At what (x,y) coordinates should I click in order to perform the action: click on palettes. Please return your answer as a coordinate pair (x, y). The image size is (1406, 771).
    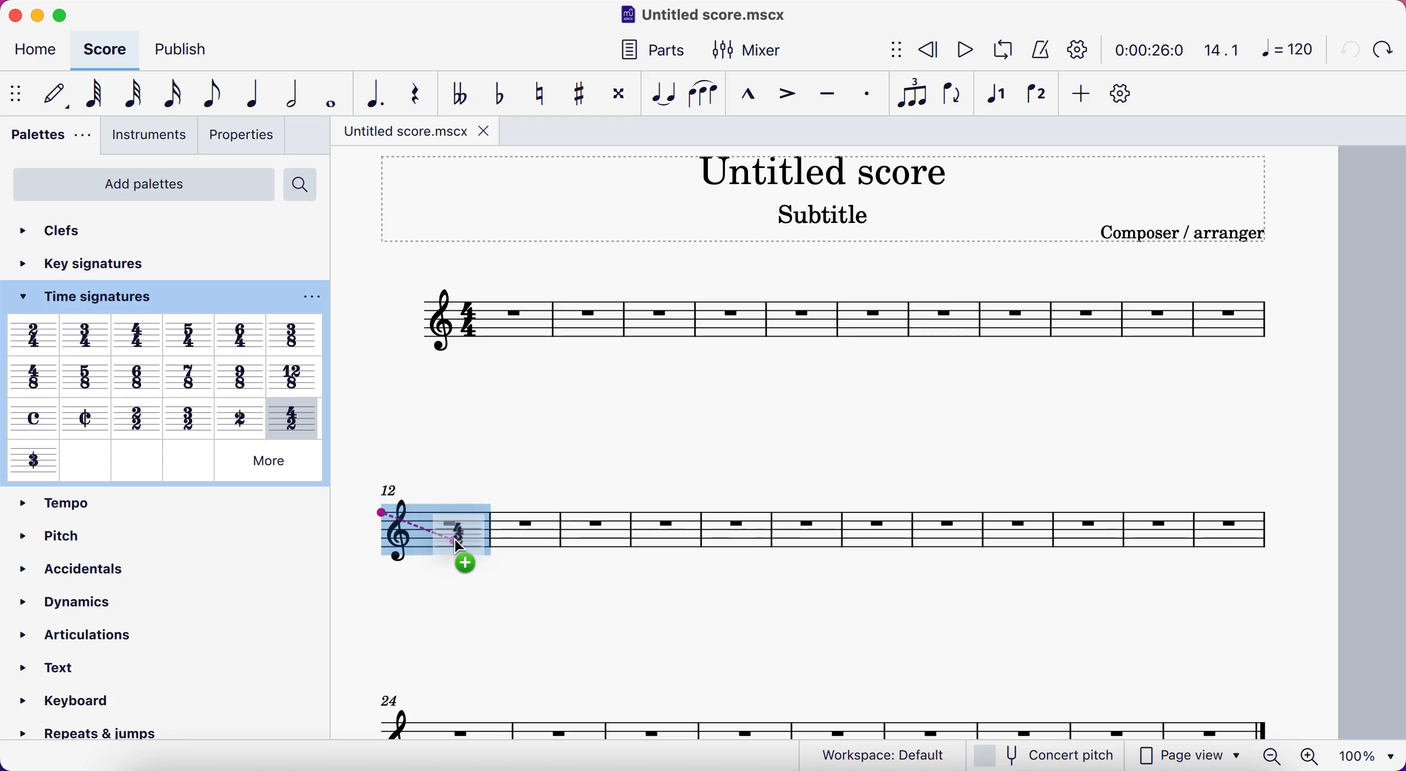
    Looking at the image, I should click on (49, 138).